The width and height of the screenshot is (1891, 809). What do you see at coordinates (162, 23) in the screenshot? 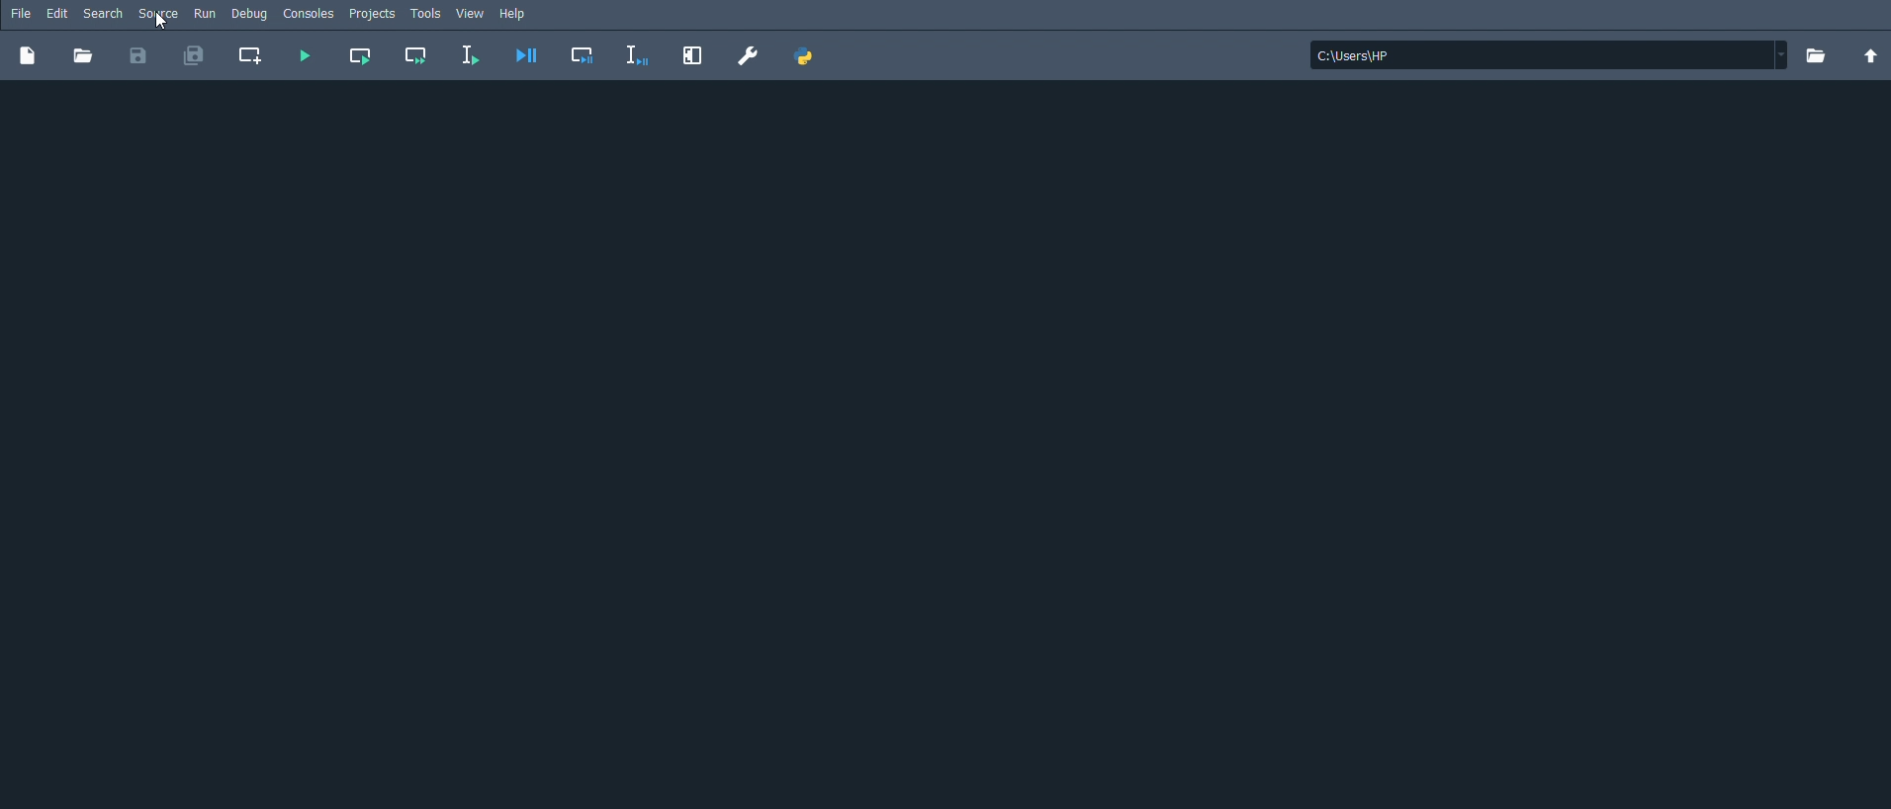
I see `Source` at bounding box center [162, 23].